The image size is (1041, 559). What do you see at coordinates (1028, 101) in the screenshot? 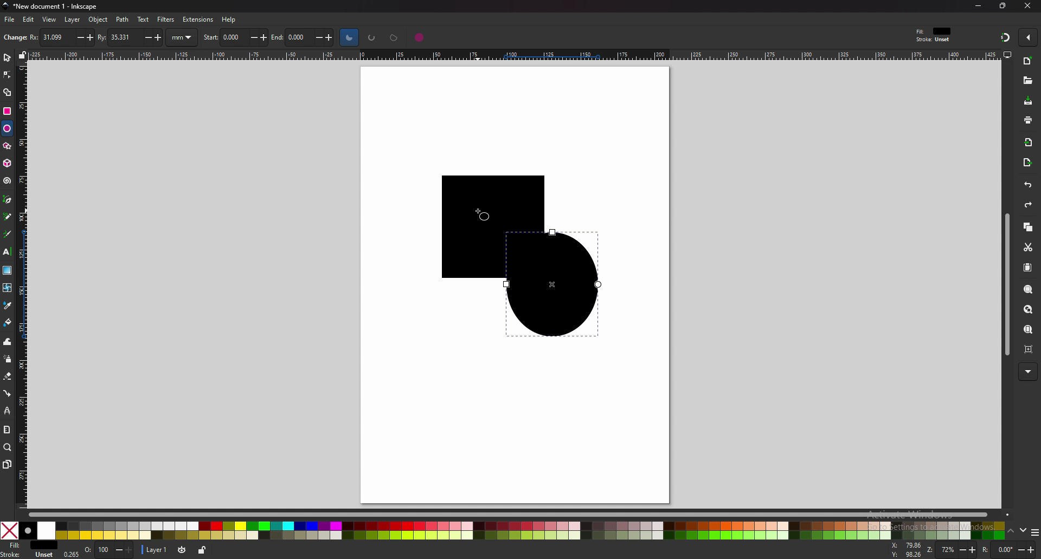
I see `save` at bounding box center [1028, 101].